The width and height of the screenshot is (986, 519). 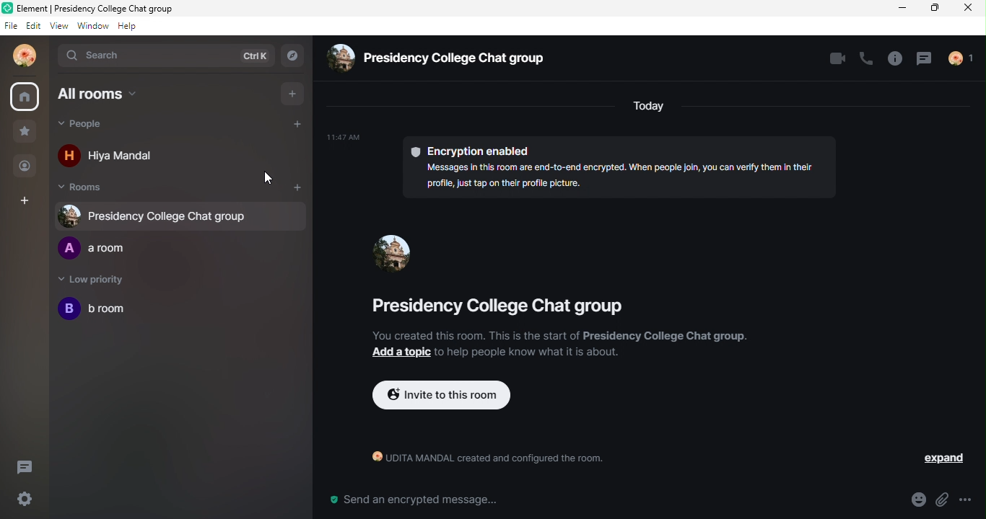 I want to click on You created this room. This is the start of Presidency College of Chat group., so click(x=557, y=336).